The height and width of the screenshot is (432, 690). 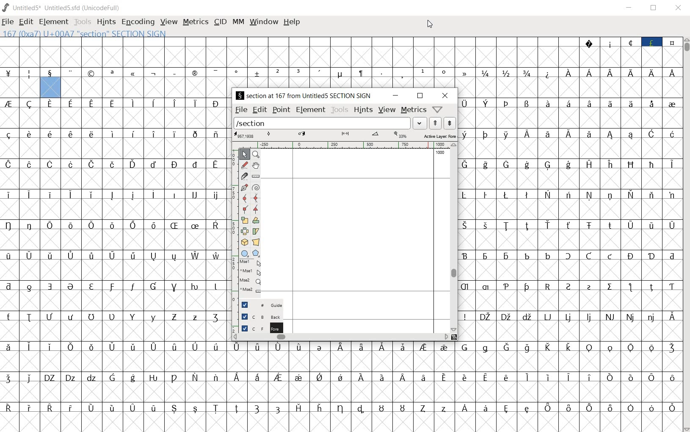 I want to click on add a curve point, so click(x=244, y=197).